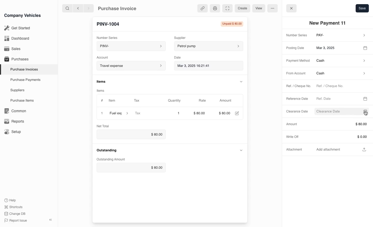  Describe the element at coordinates (51, 219) in the screenshot. I see `close sidebar` at that location.